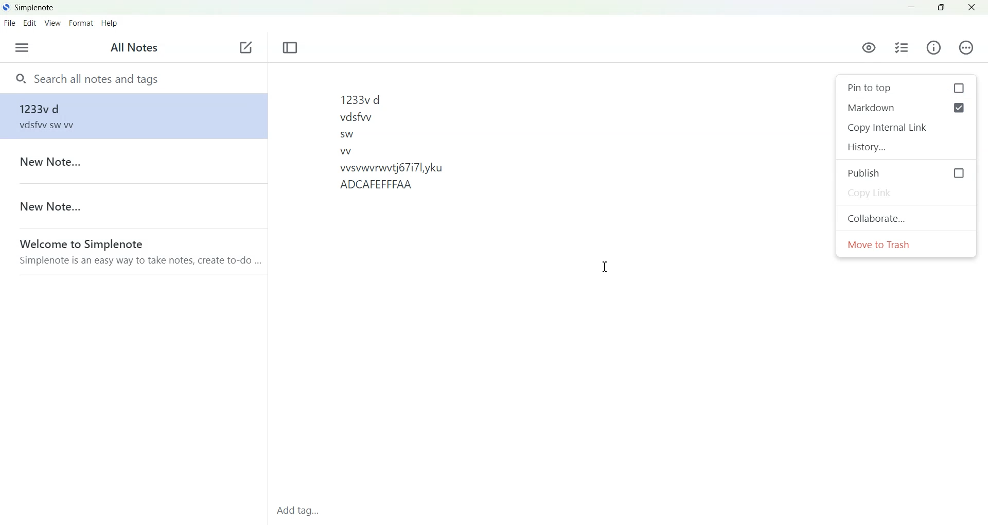  Describe the element at coordinates (906, 194) in the screenshot. I see `Copy Link` at that location.